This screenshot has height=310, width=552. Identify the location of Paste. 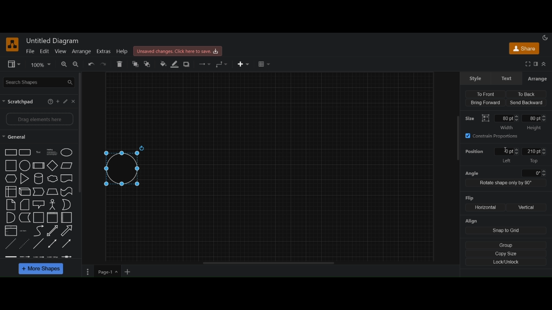
(25, 205).